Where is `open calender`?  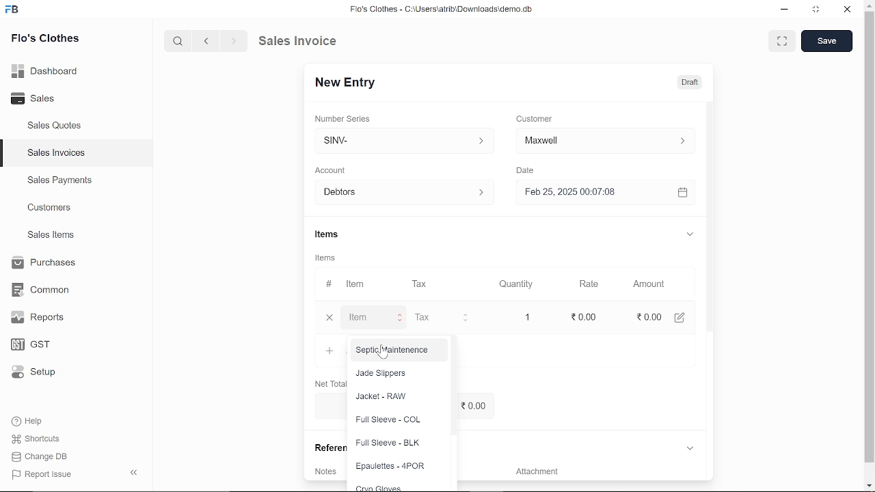
open calender is located at coordinates (688, 193).